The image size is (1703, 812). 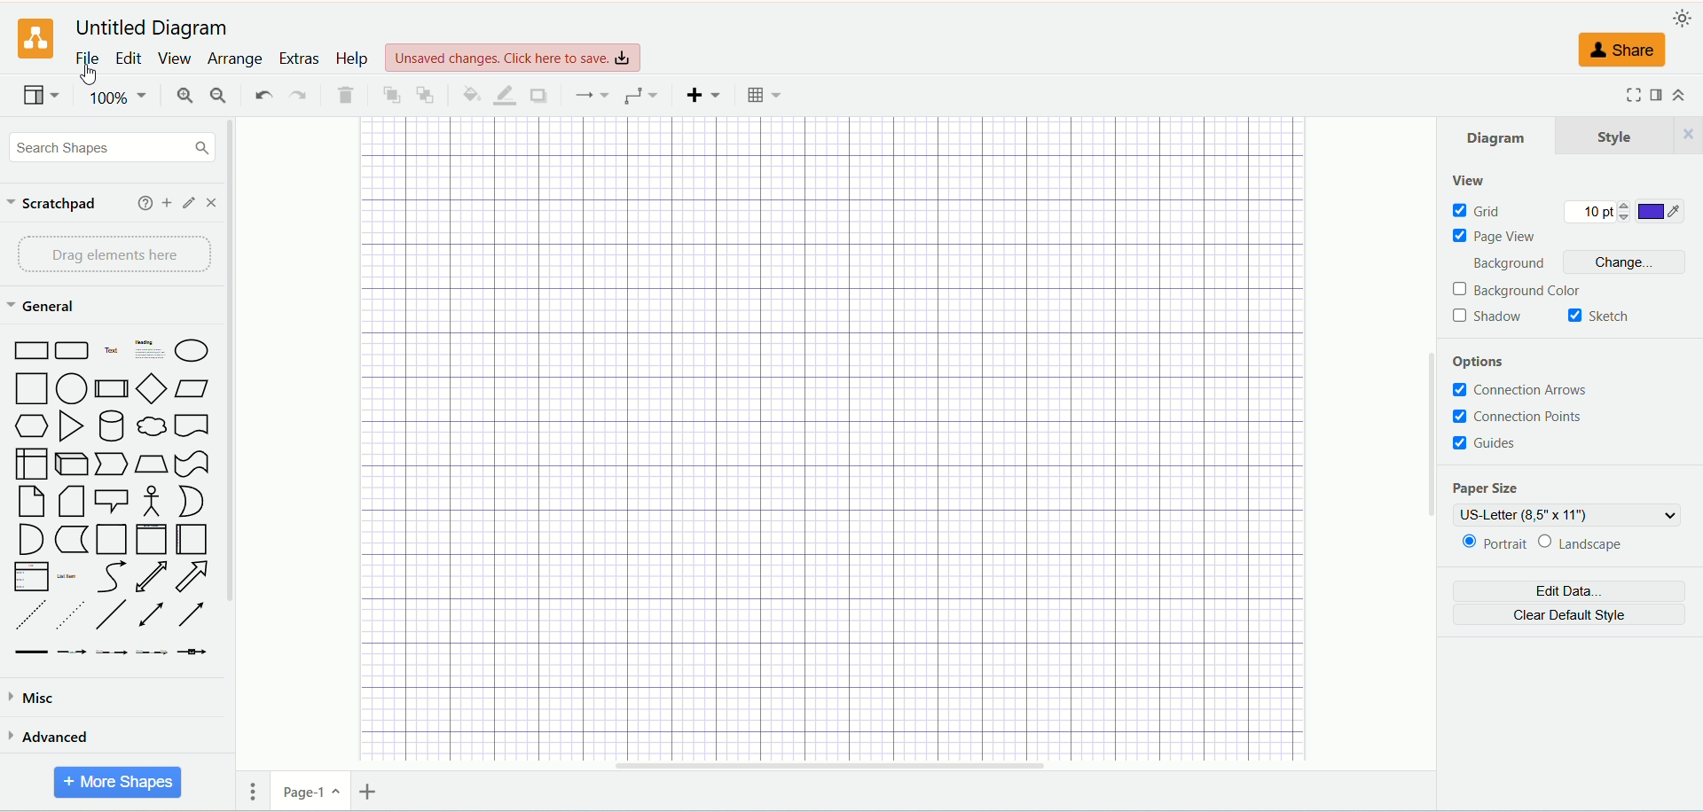 What do you see at coordinates (1468, 182) in the screenshot?
I see `view` at bounding box center [1468, 182].